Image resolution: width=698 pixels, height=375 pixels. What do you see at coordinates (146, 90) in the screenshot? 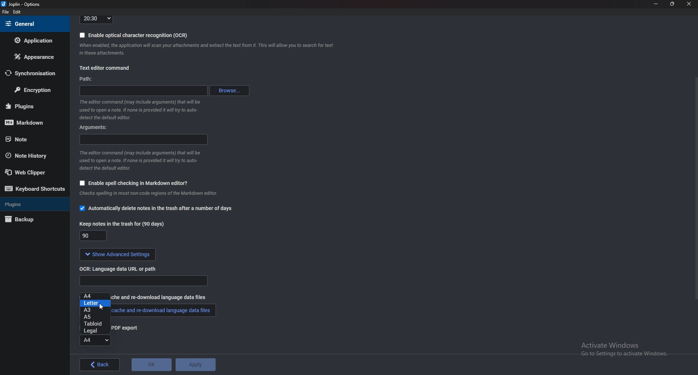
I see `path` at bounding box center [146, 90].